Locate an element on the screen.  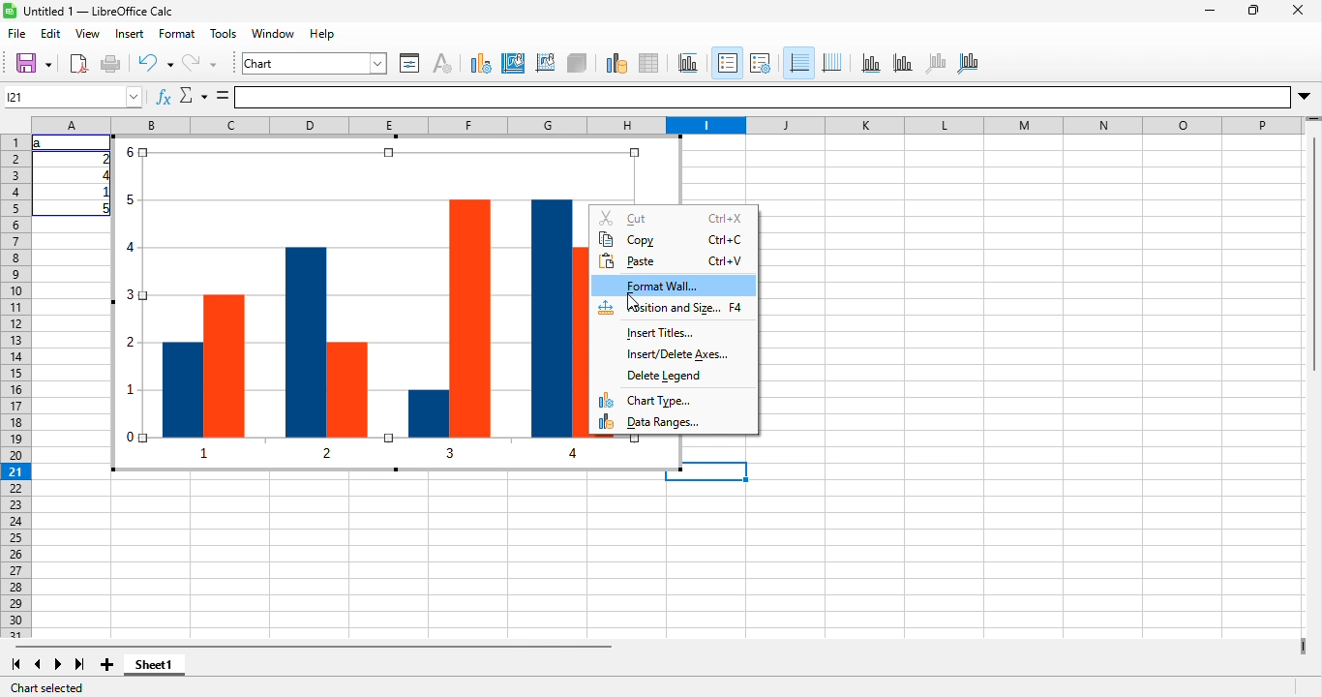
export directly as pdf is located at coordinates (78, 64).